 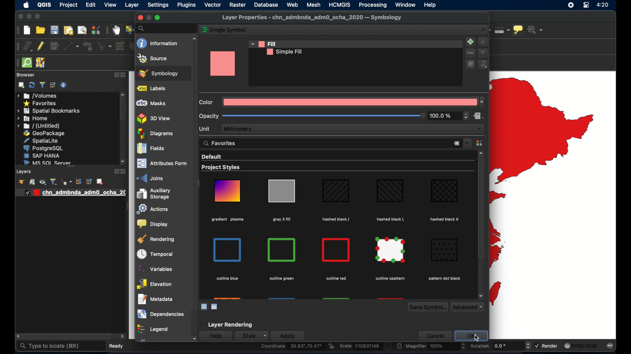 I want to click on symbology, so click(x=158, y=73).